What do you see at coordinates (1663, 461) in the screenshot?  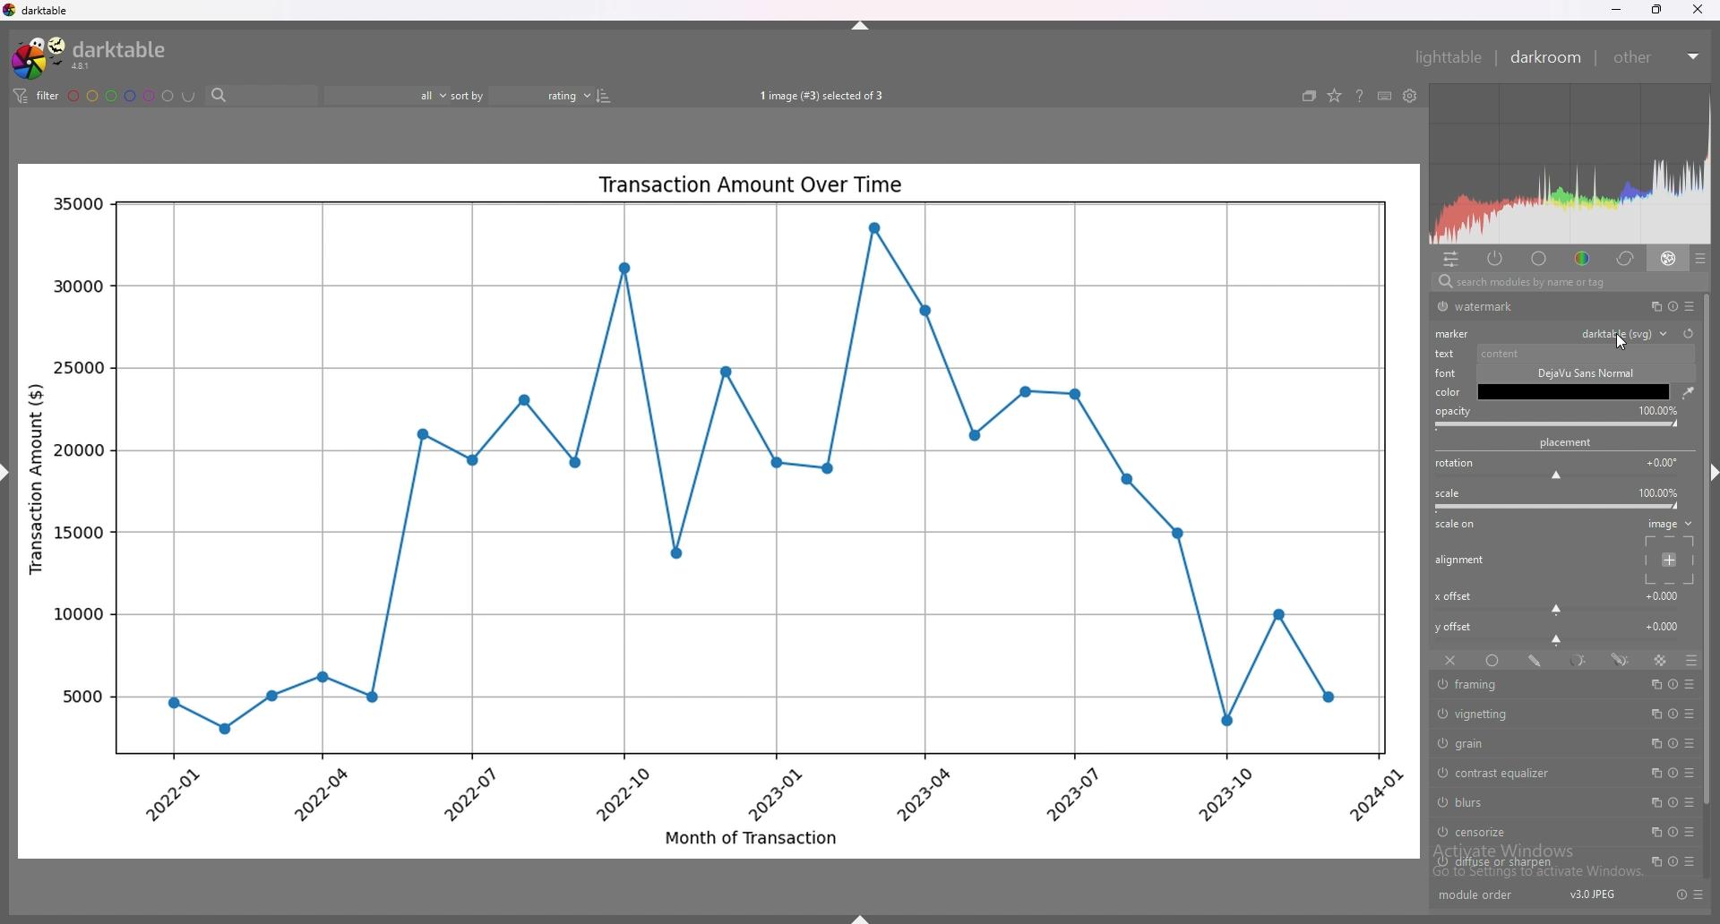 I see `rotation degrees` at bounding box center [1663, 461].